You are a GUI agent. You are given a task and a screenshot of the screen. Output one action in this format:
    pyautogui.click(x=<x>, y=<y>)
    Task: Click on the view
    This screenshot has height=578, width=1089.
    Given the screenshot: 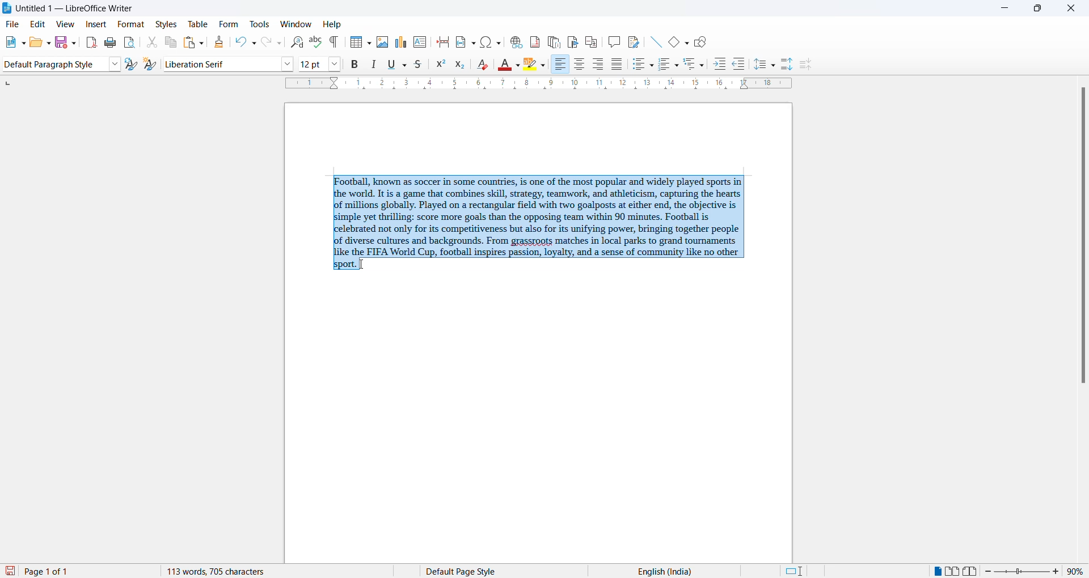 What is the action you would take?
    pyautogui.click(x=64, y=24)
    